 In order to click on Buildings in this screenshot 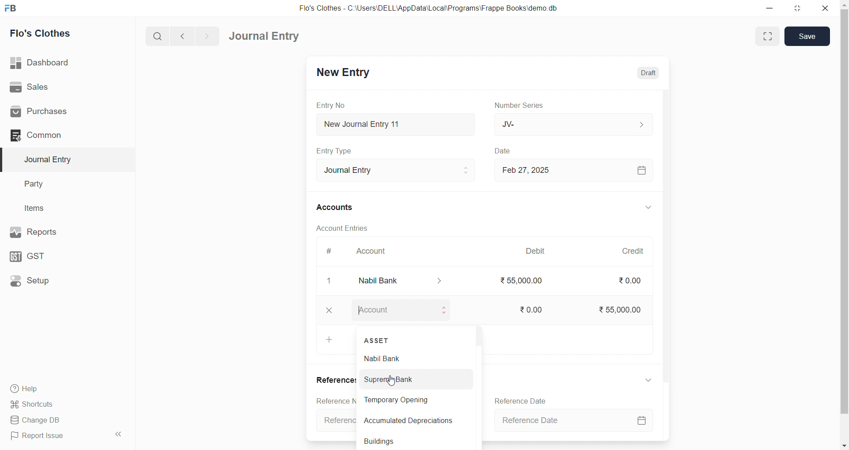, I will do `click(409, 442)`.